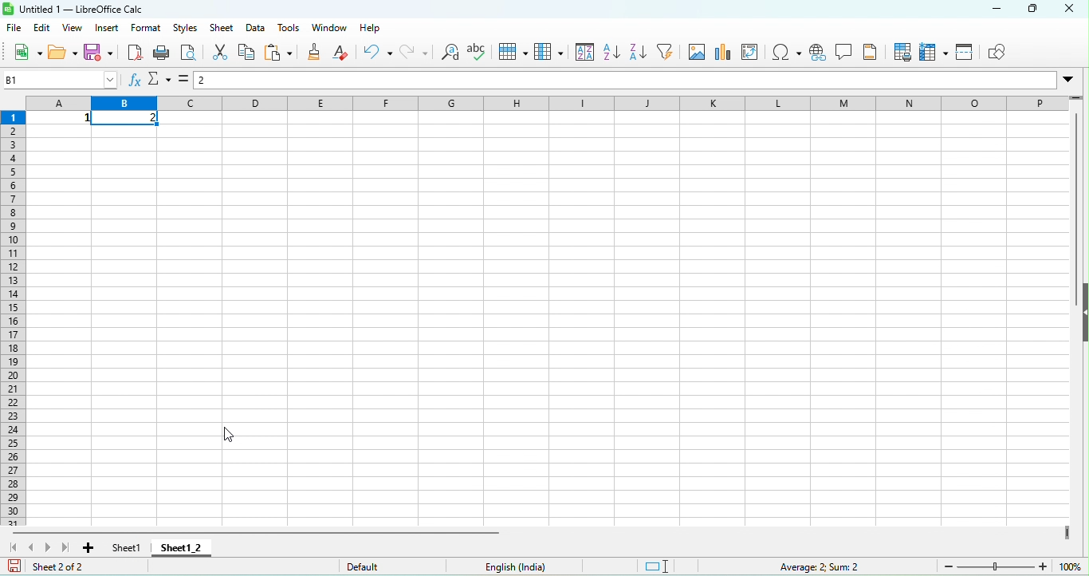 The image size is (1089, 576). Describe the element at coordinates (230, 435) in the screenshot. I see `cursor` at that location.